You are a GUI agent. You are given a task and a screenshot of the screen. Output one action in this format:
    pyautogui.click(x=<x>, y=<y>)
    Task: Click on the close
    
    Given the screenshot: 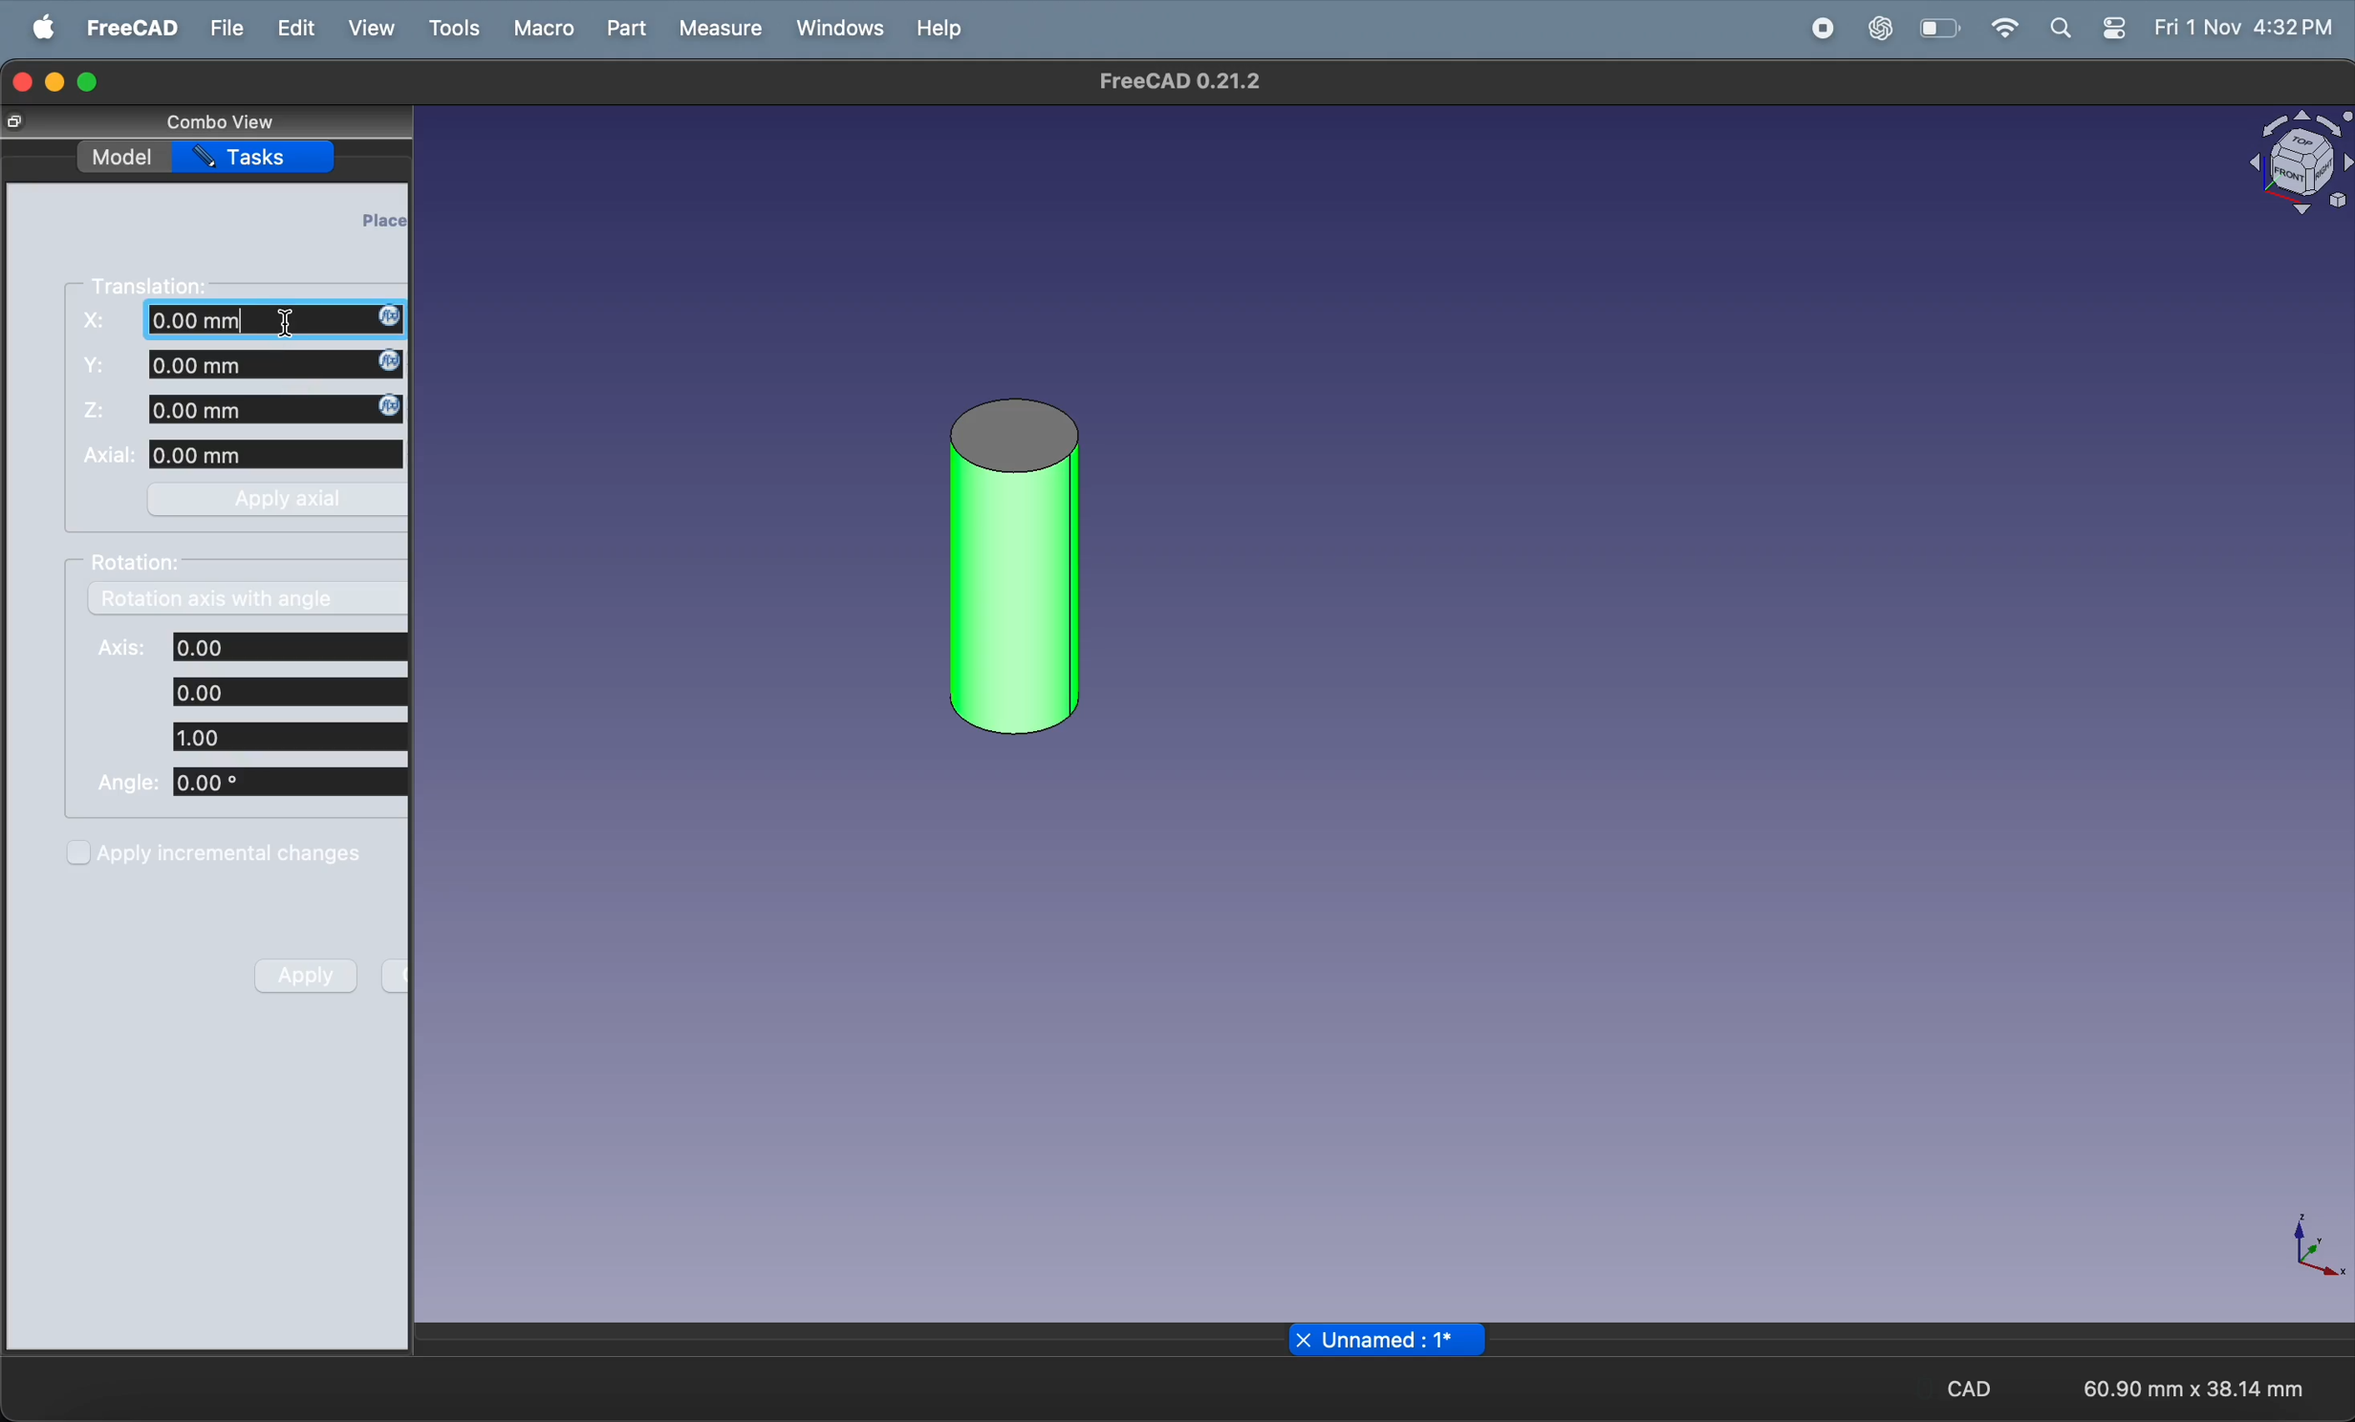 What is the action you would take?
    pyautogui.click(x=1303, y=1339)
    